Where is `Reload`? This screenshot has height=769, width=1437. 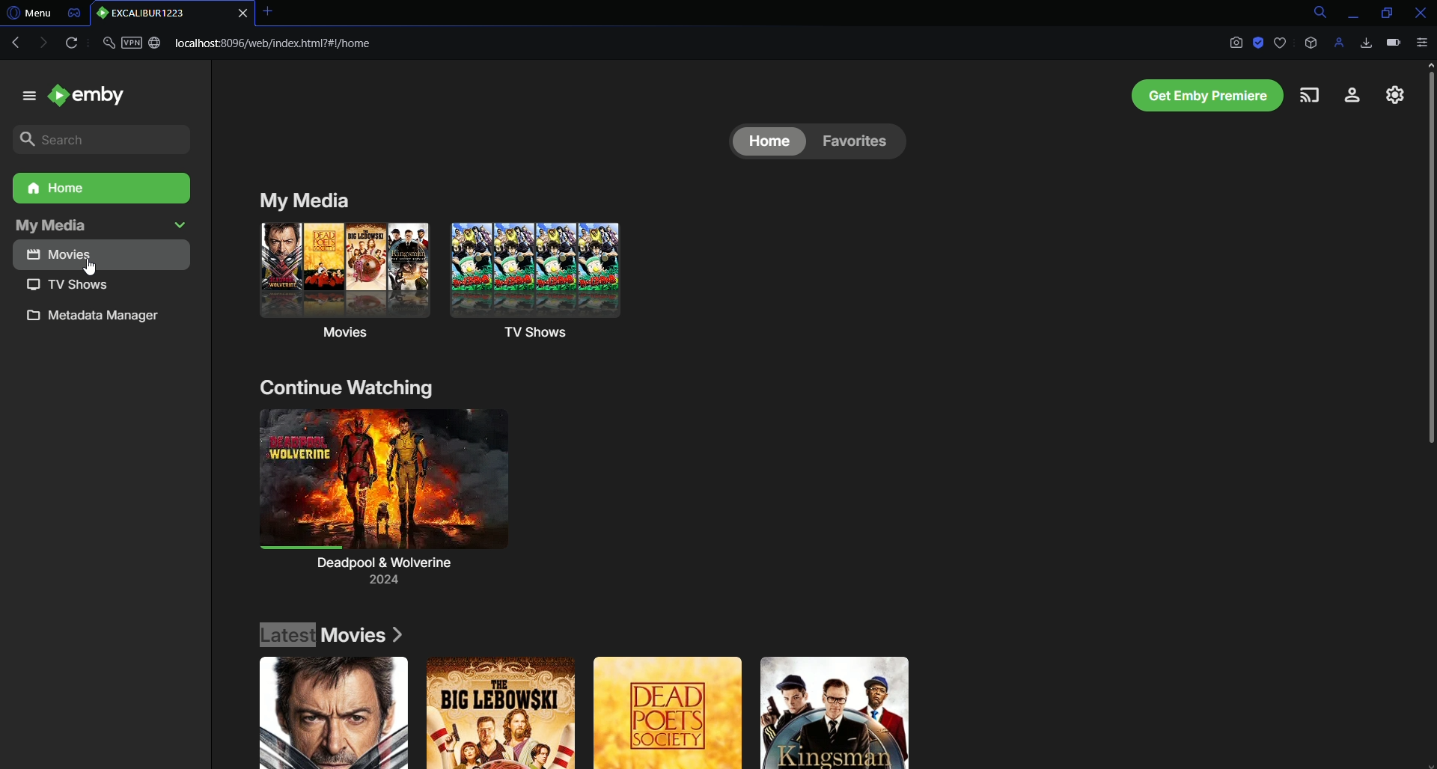
Reload is located at coordinates (70, 44).